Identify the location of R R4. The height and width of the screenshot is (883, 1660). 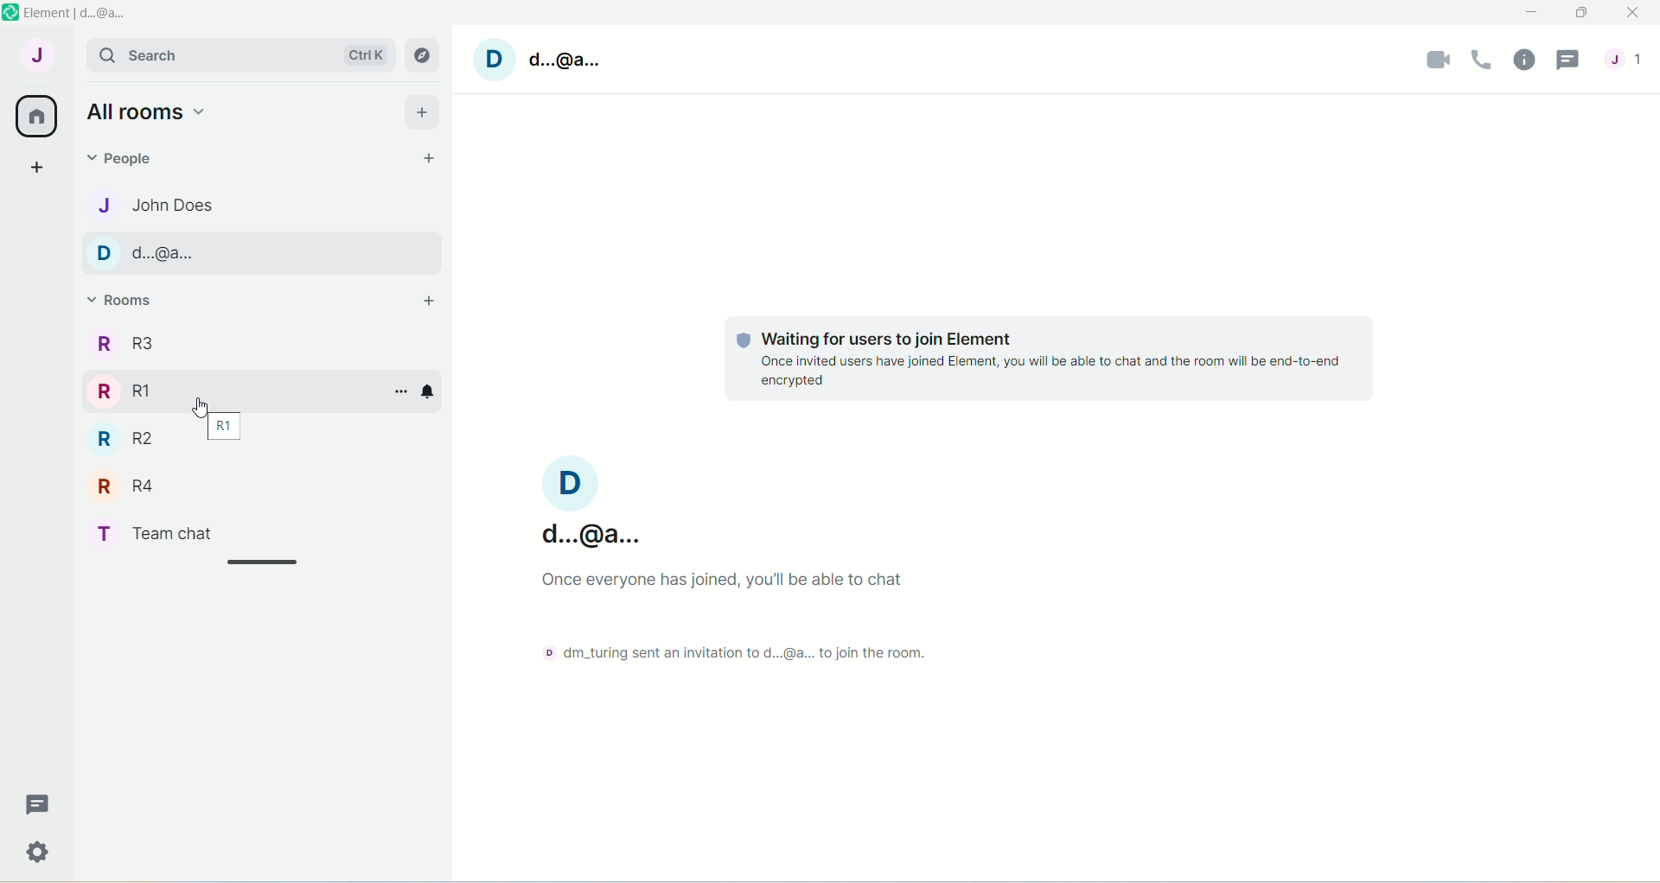
(131, 487).